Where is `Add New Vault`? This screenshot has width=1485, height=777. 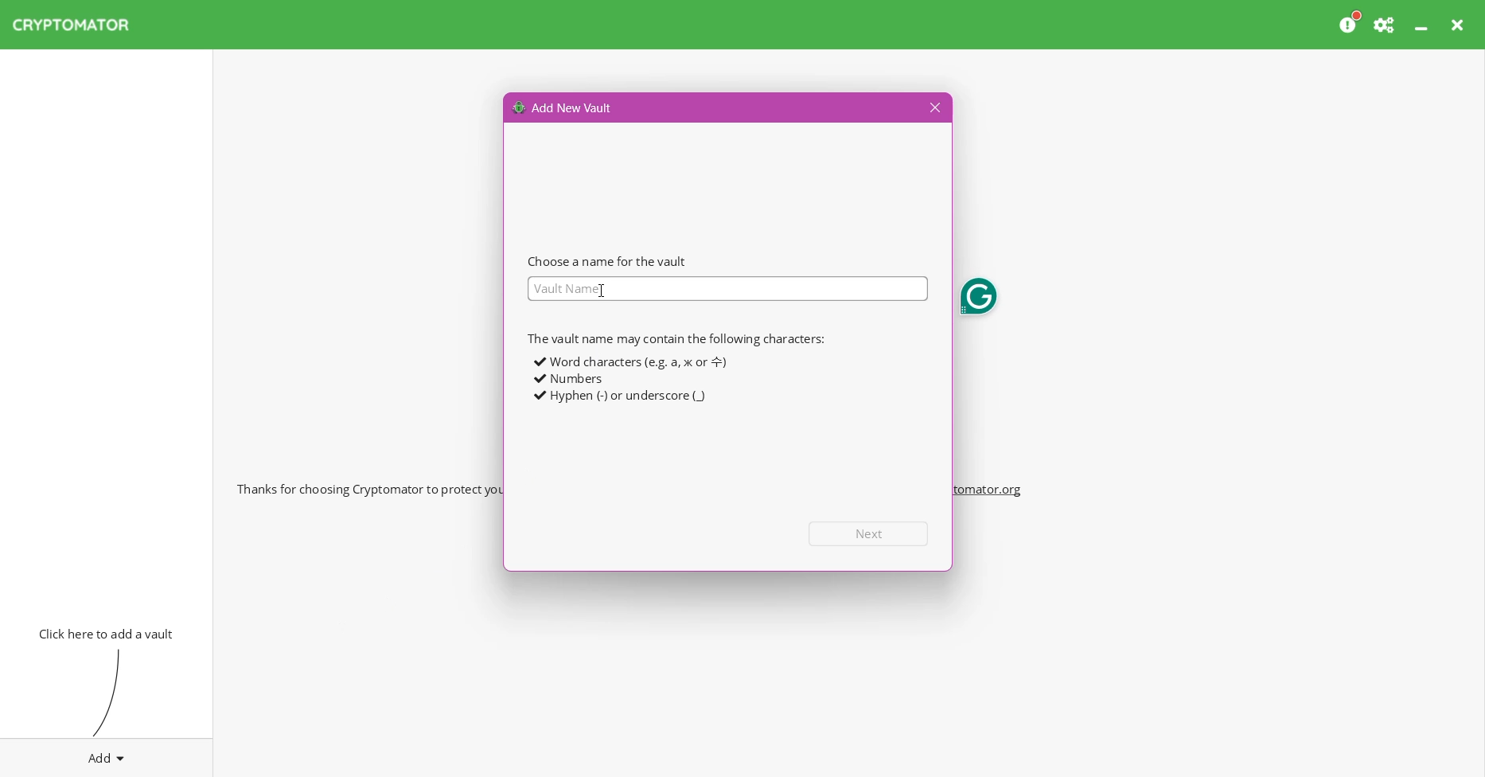
Add New Vault is located at coordinates (563, 107).